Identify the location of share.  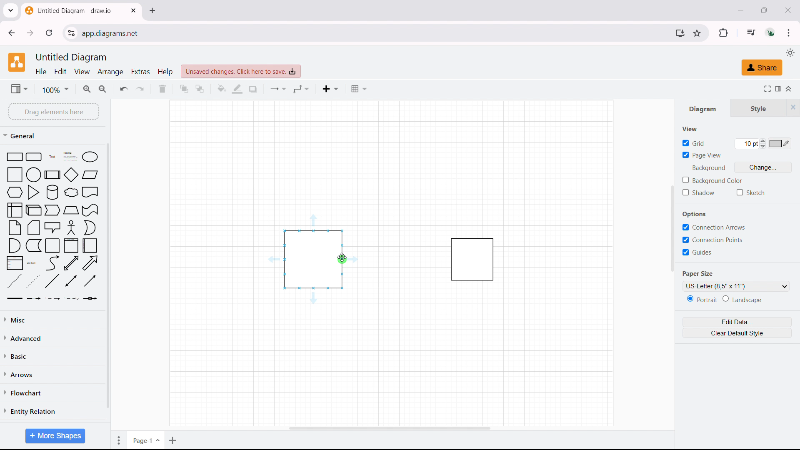
(761, 68).